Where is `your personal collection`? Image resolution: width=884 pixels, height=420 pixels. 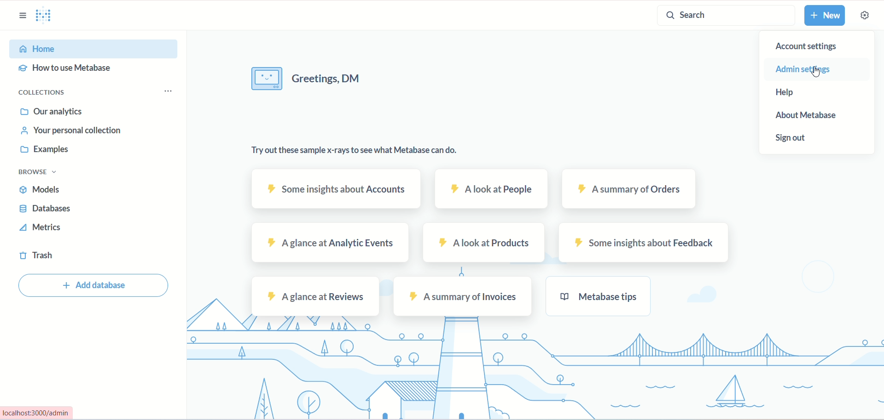 your personal collection is located at coordinates (77, 129).